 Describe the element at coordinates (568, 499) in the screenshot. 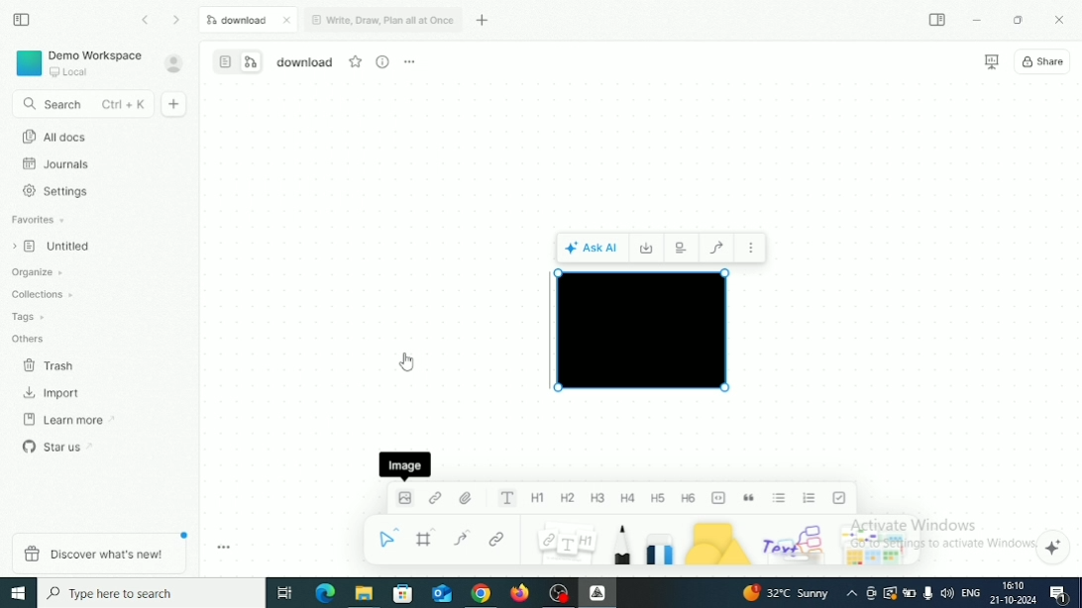

I see `Heading 2` at that location.